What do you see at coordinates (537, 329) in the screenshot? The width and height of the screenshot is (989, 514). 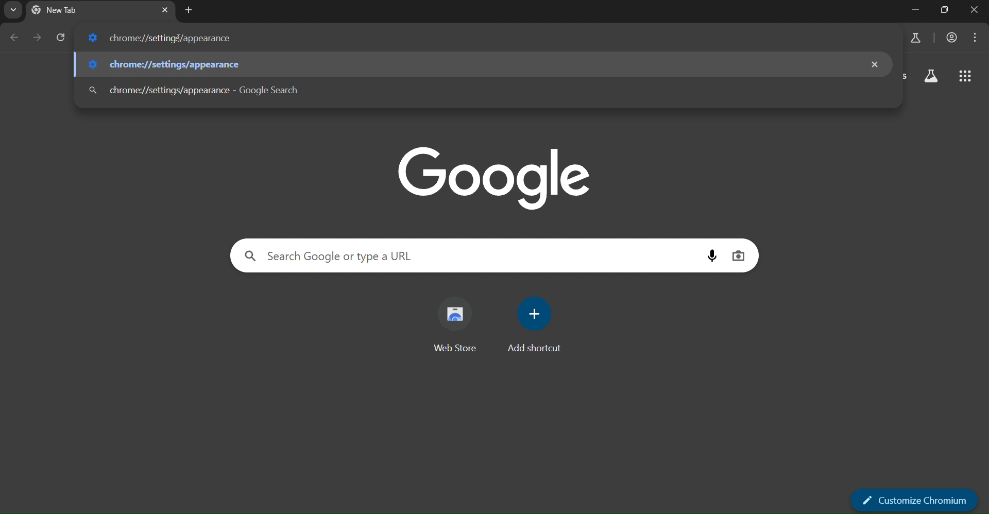 I see `add shortcut` at bounding box center [537, 329].